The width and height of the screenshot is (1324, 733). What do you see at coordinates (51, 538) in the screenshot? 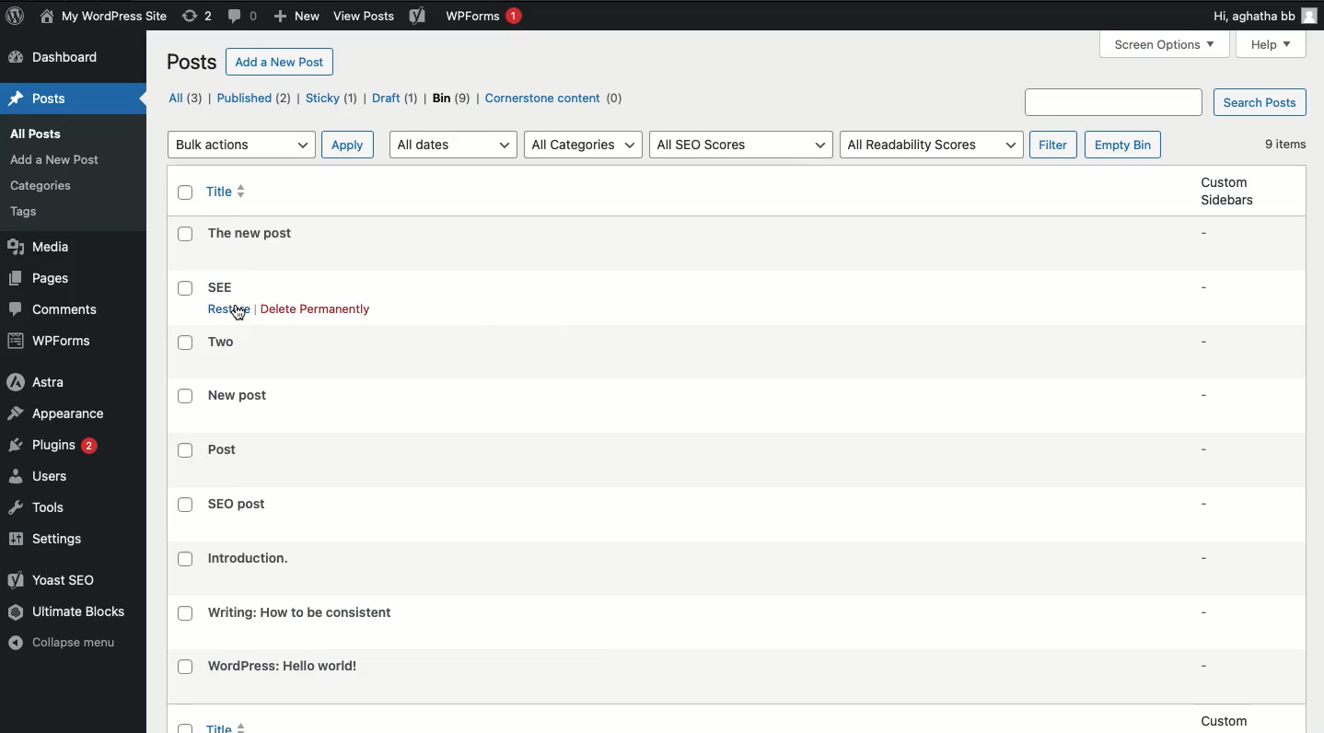
I see `Settings` at bounding box center [51, 538].